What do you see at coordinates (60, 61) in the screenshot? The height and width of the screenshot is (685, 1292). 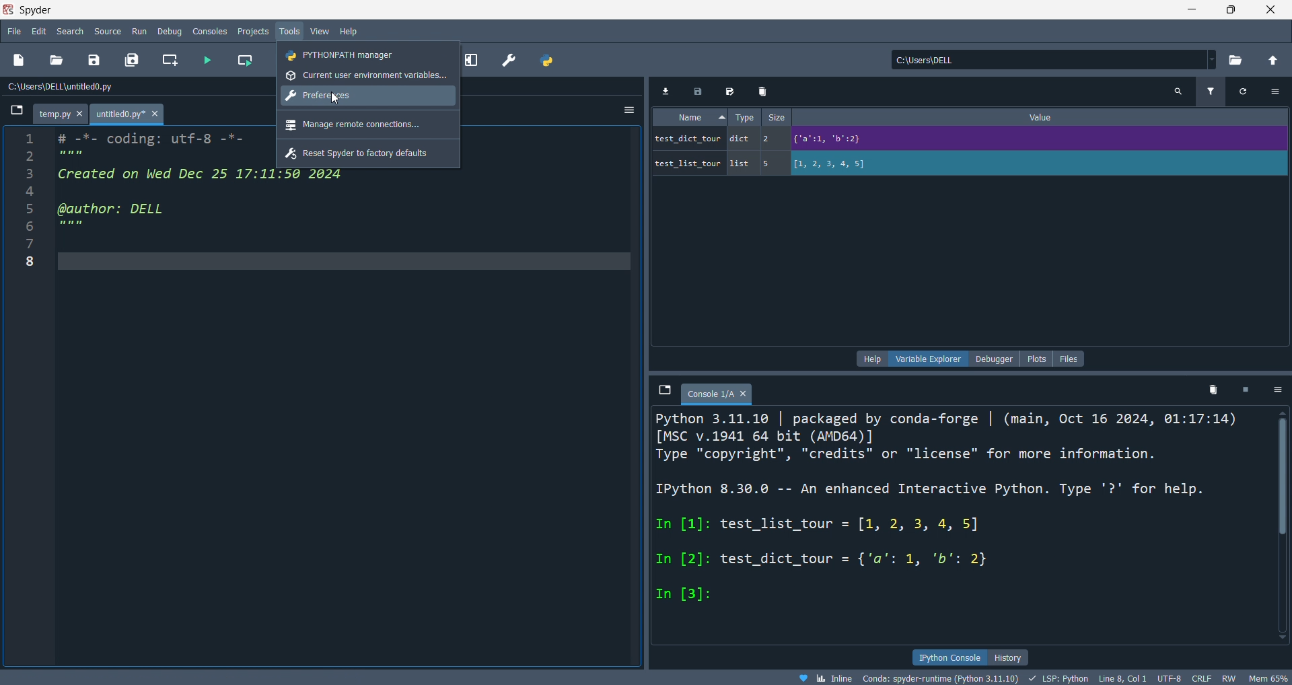 I see `open fil` at bounding box center [60, 61].